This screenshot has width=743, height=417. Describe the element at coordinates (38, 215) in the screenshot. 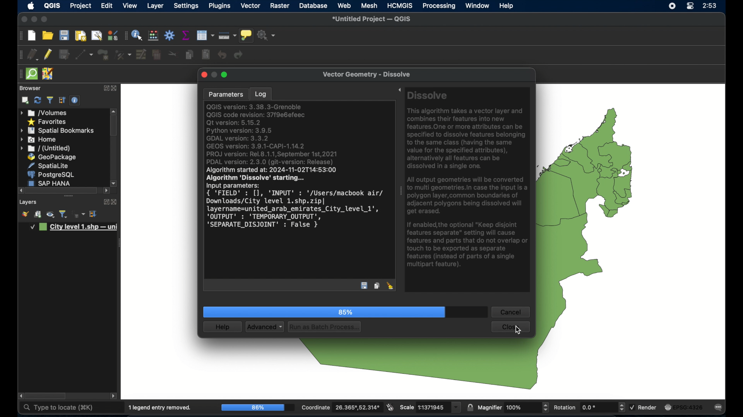

I see `add group` at that location.